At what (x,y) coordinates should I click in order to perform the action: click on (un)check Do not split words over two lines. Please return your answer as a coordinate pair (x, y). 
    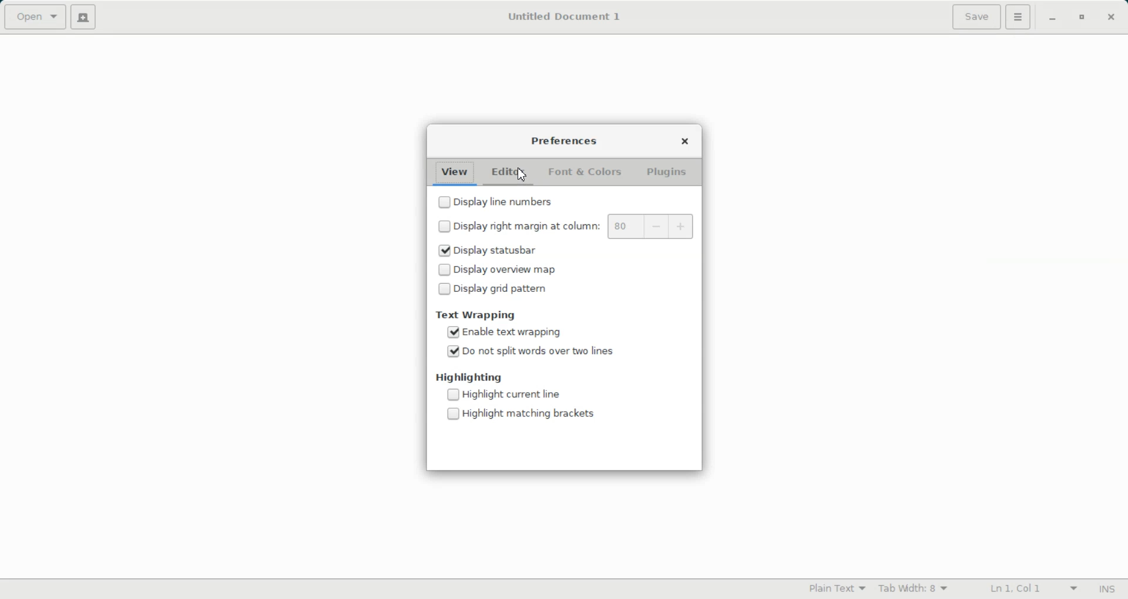
    Looking at the image, I should click on (532, 350).